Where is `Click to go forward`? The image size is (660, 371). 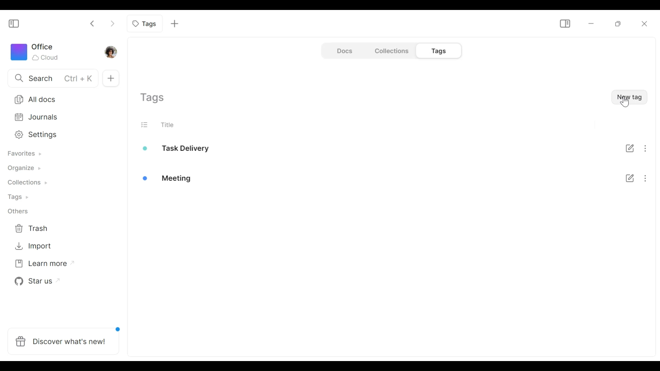
Click to go forward is located at coordinates (111, 23).